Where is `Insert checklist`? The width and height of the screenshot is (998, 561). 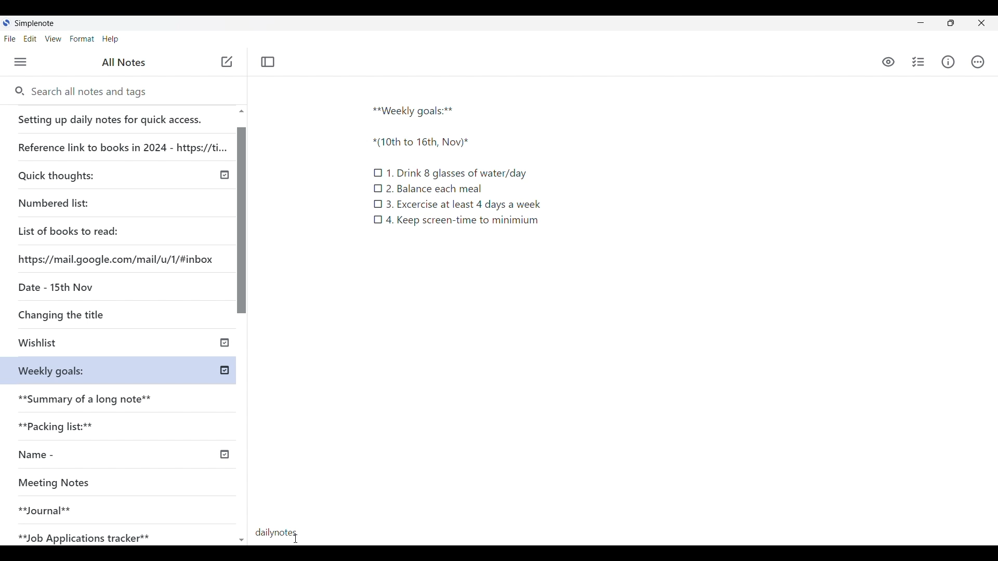 Insert checklist is located at coordinates (918, 62).